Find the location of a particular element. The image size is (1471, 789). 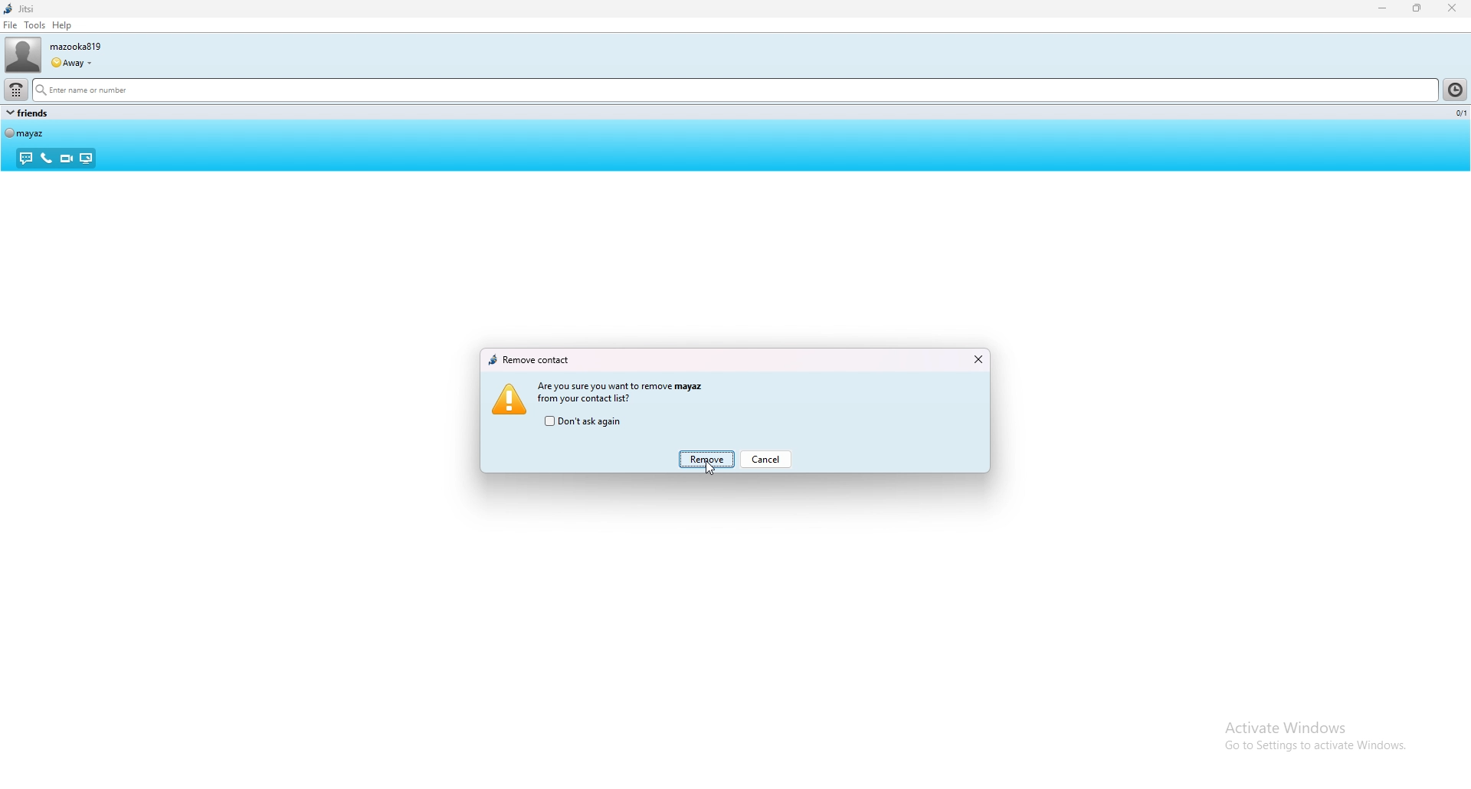

resize is located at coordinates (1419, 8).